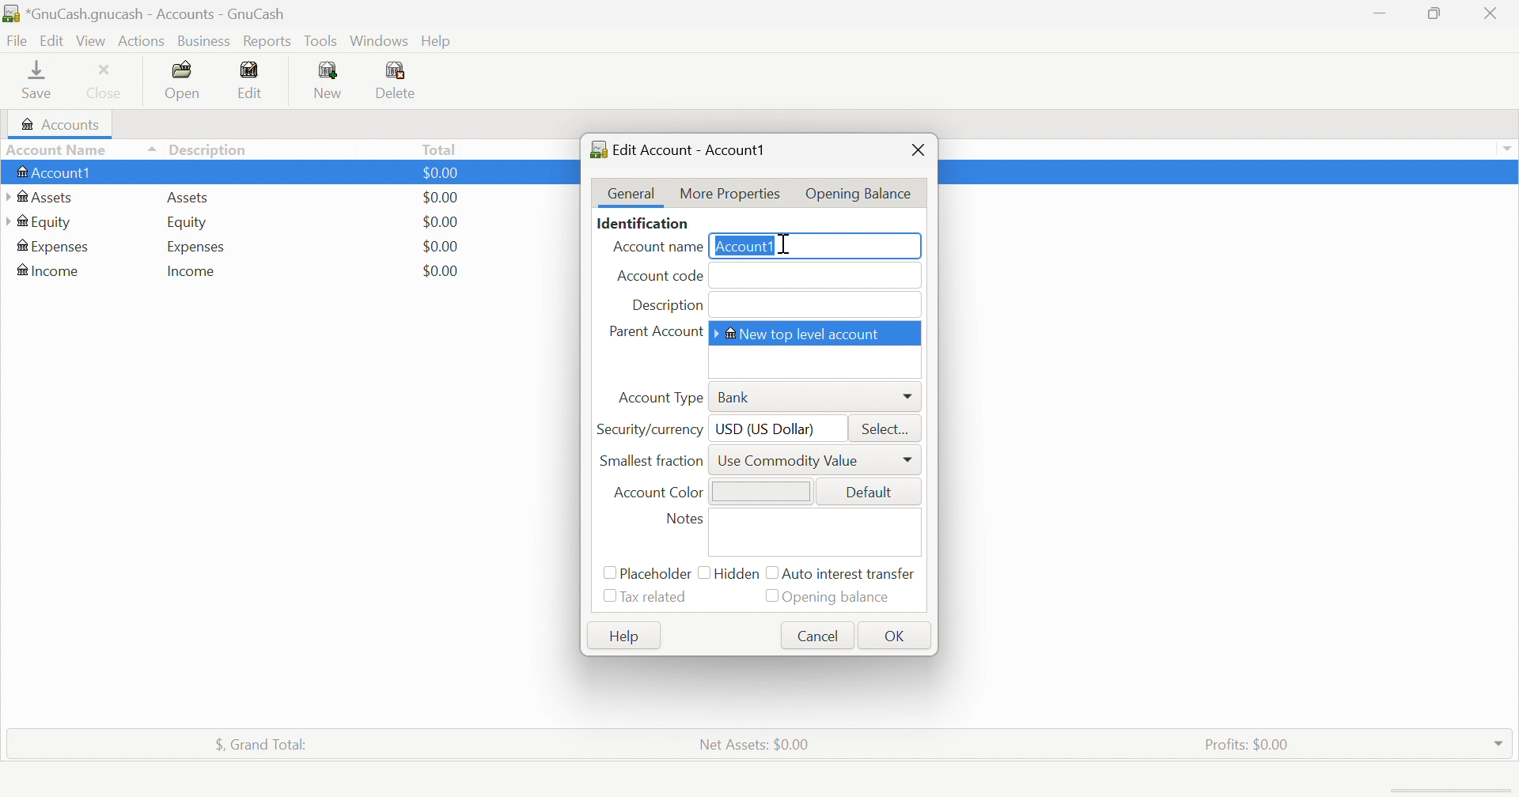 The image size is (1519, 797). What do you see at coordinates (378, 40) in the screenshot?
I see `Windows` at bounding box center [378, 40].